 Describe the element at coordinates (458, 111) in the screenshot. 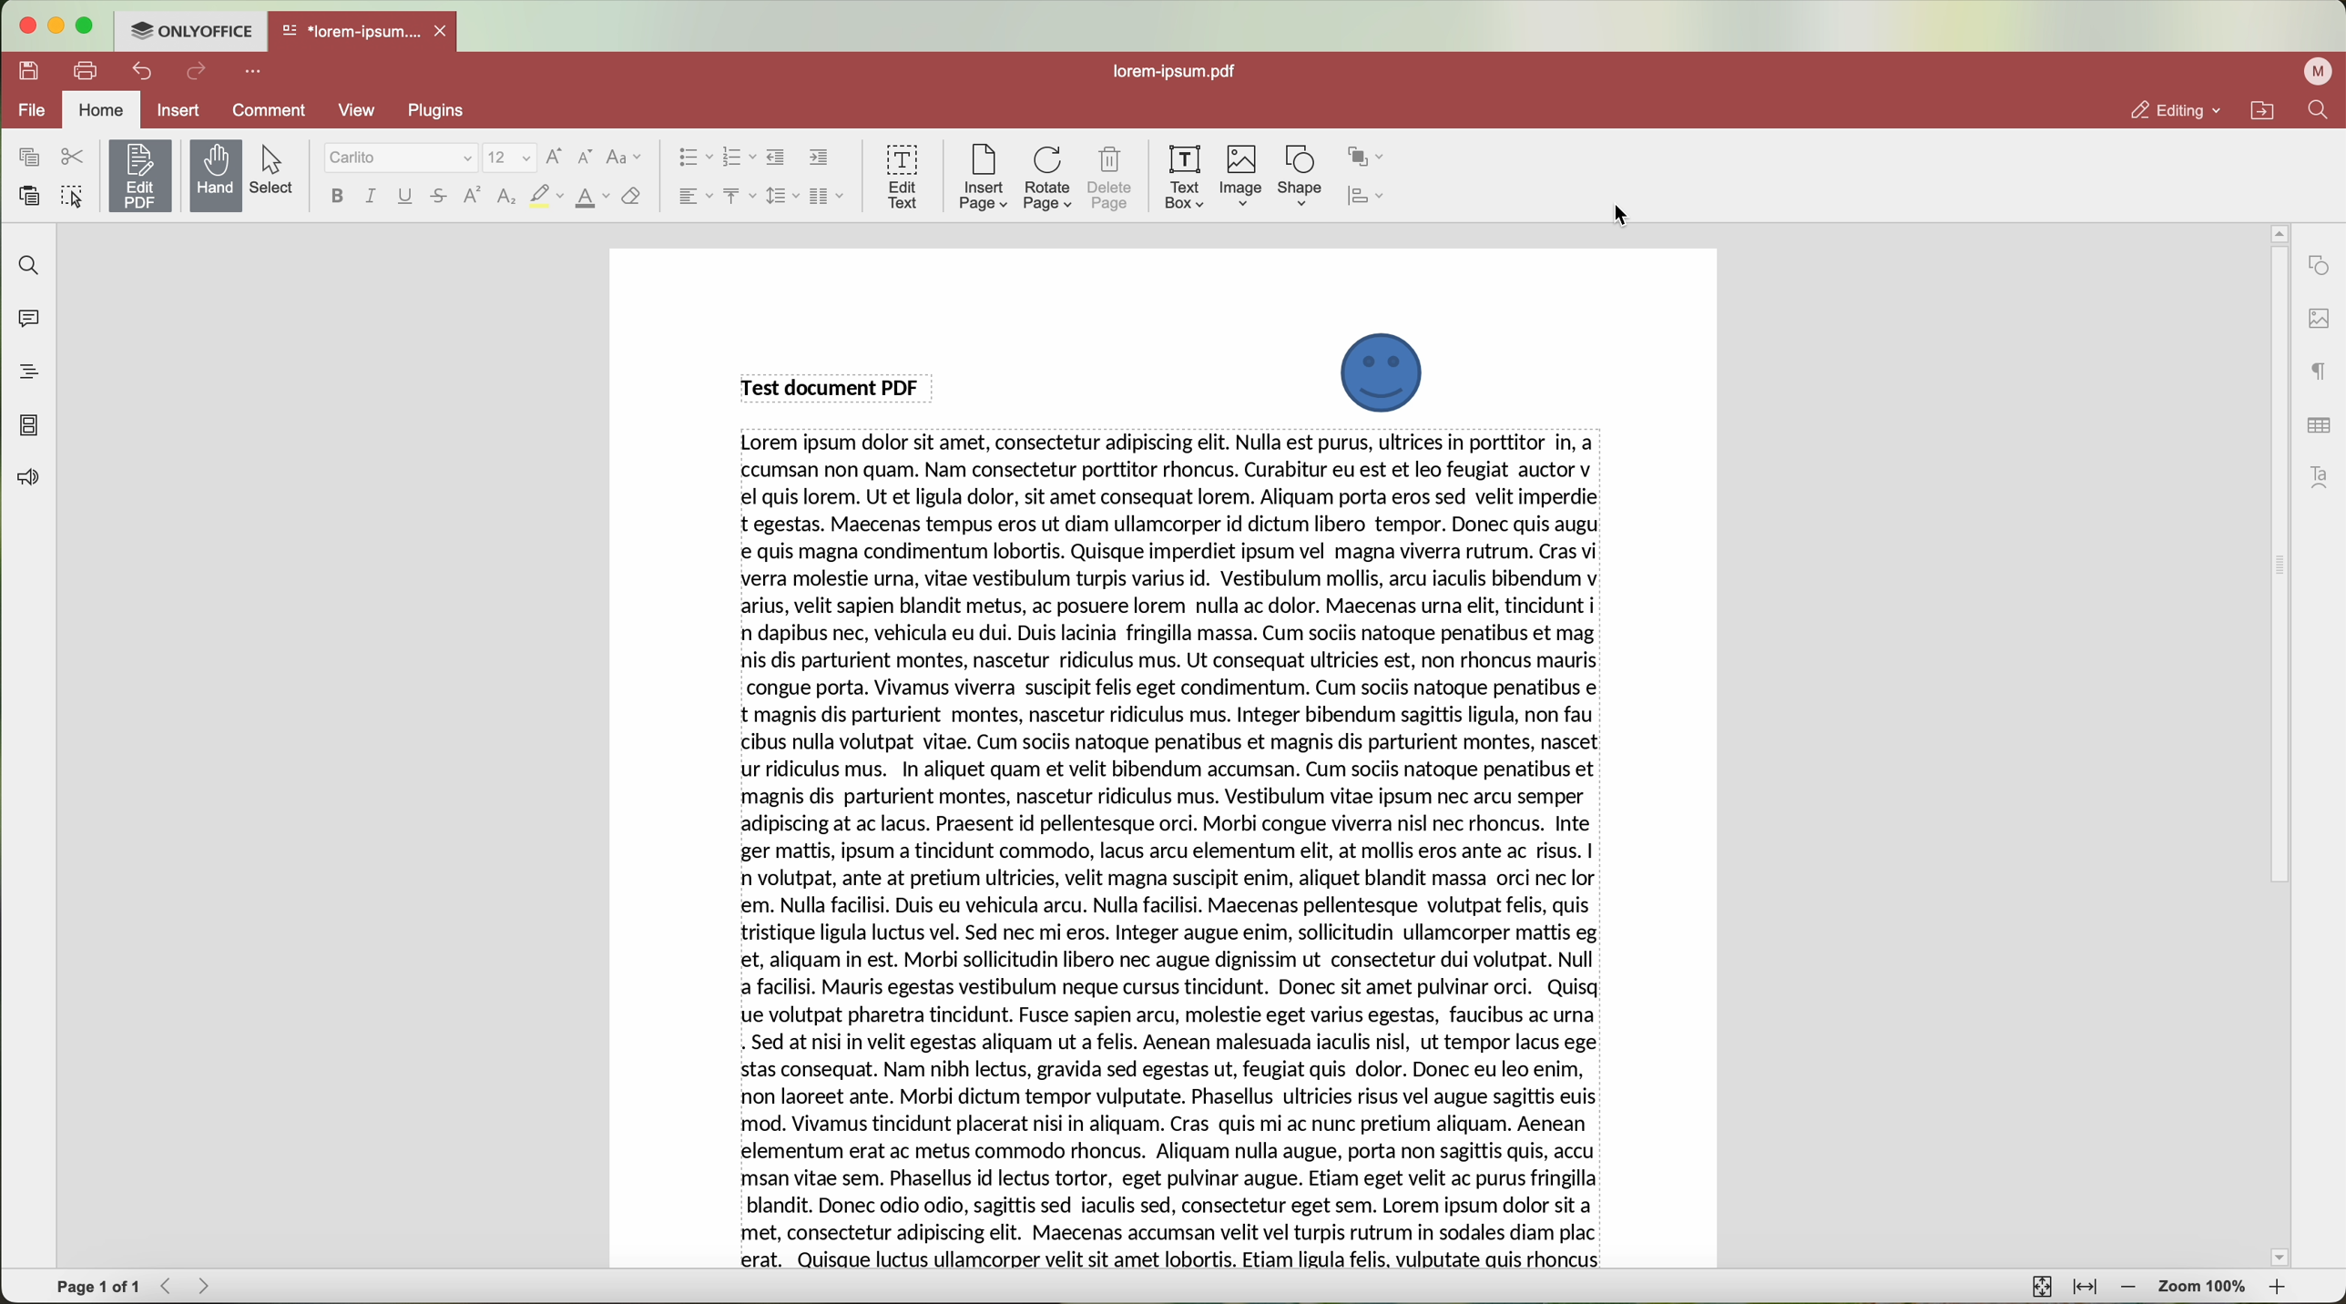

I see `plugins` at that location.